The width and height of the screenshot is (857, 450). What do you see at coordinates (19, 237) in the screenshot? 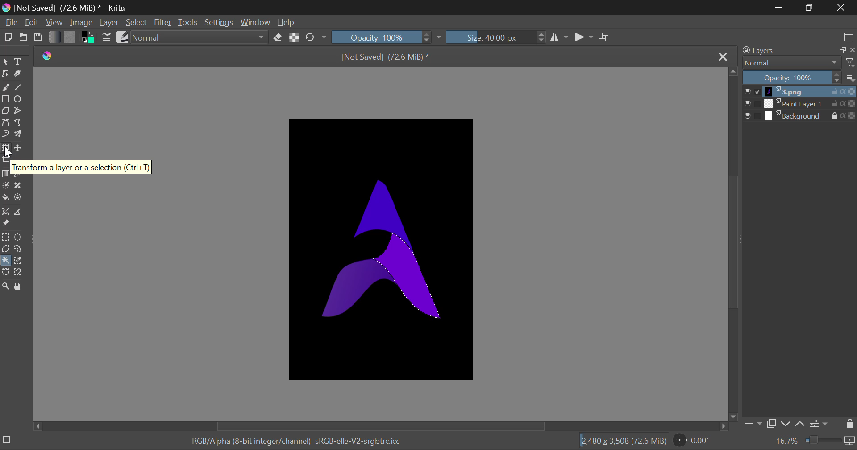
I see `Circular Selection` at bounding box center [19, 237].